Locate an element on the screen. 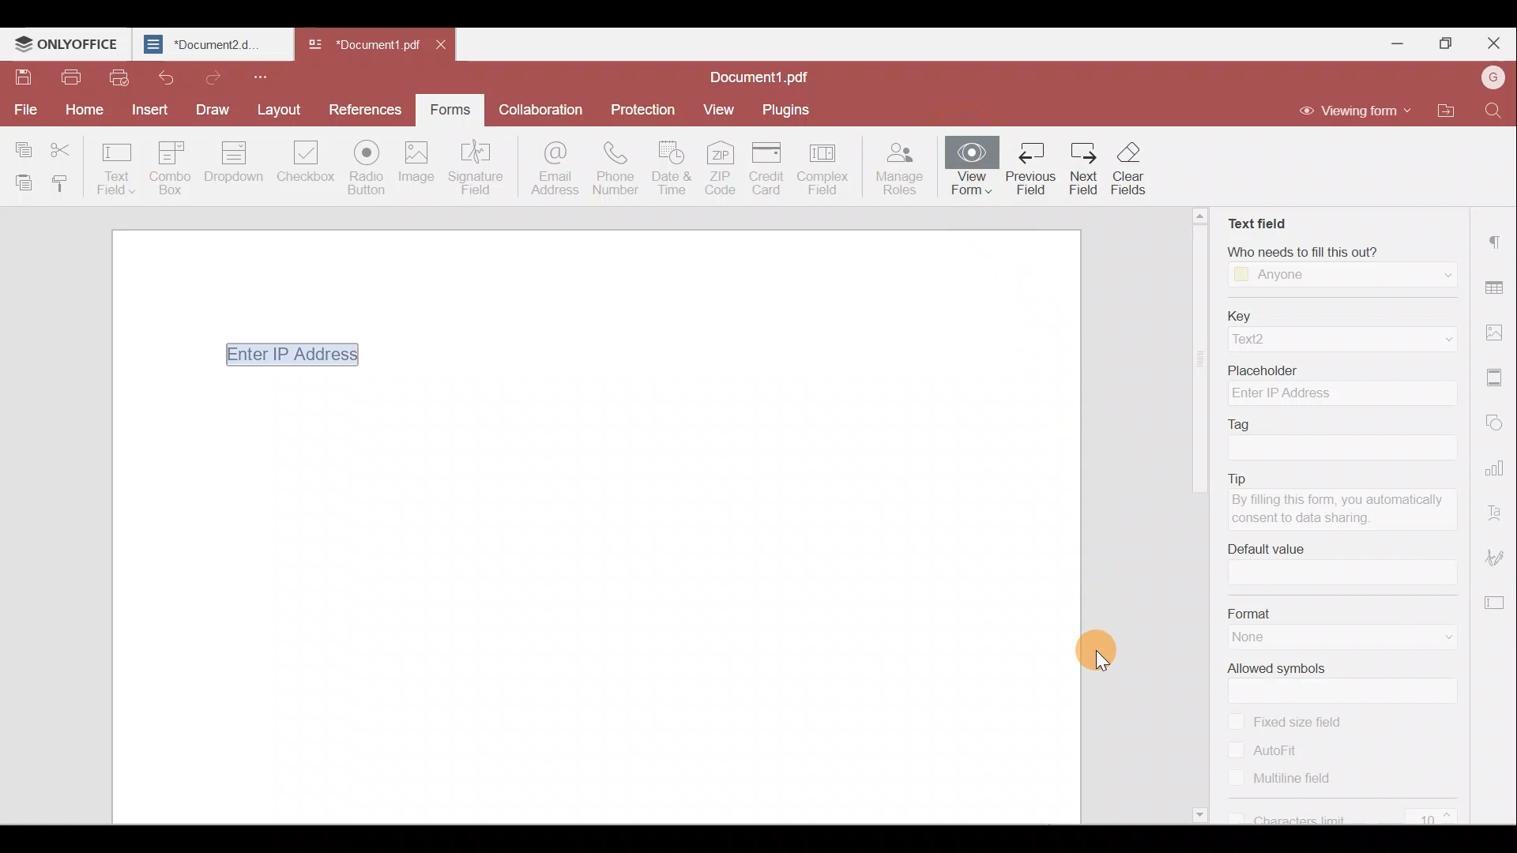 The width and height of the screenshot is (1517, 853). Drop down is located at coordinates (240, 163).